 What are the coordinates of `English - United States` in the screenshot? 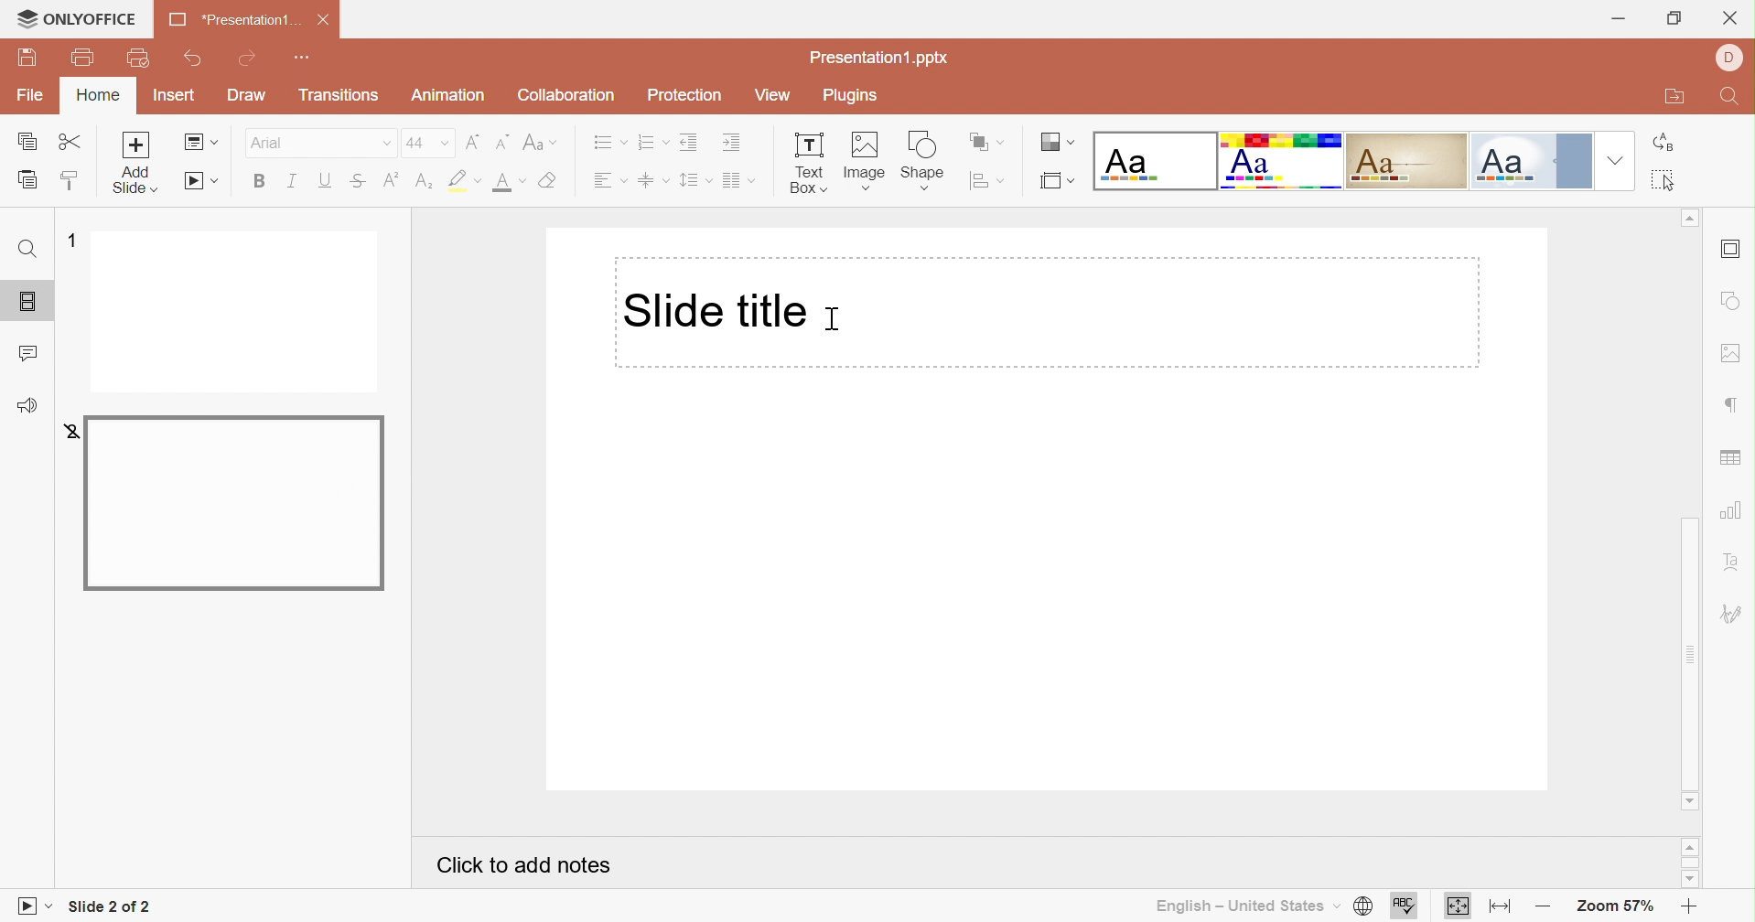 It's located at (1244, 906).